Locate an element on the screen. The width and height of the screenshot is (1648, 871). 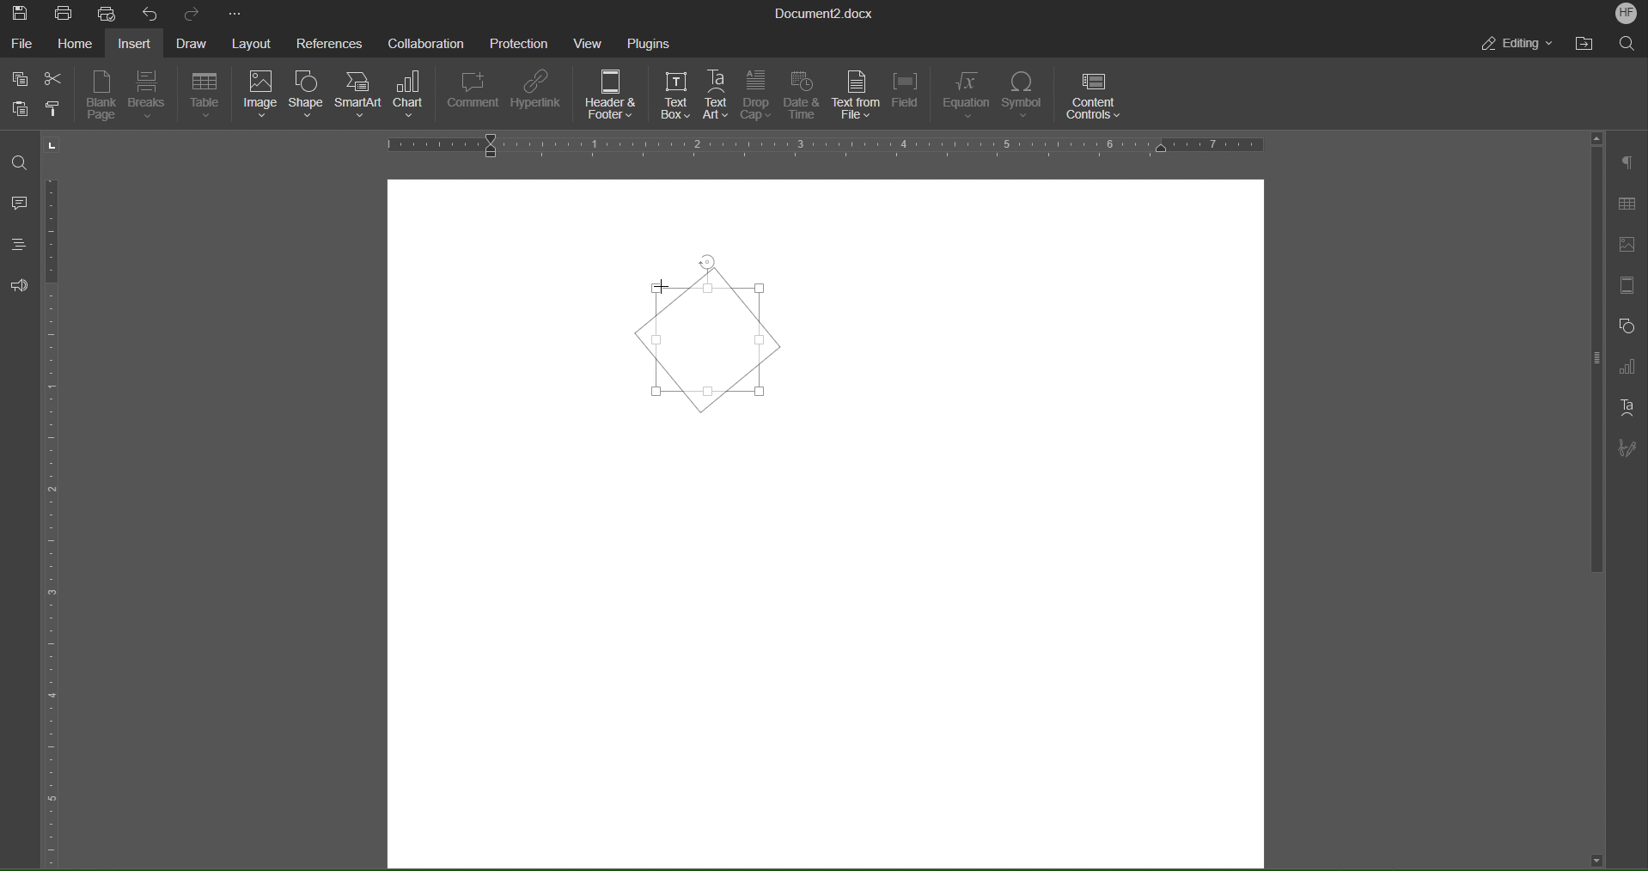
Undo is located at coordinates (148, 13).